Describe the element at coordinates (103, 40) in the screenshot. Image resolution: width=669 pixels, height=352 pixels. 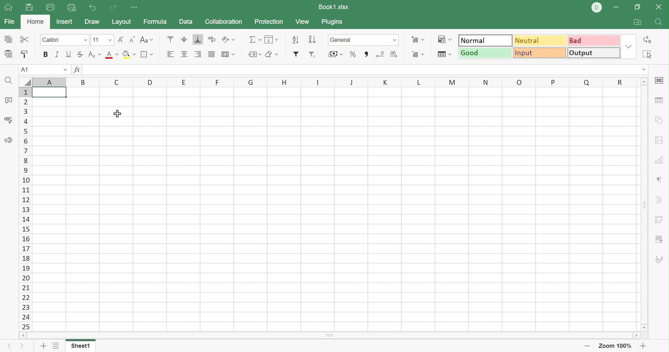
I see `Font size` at that location.